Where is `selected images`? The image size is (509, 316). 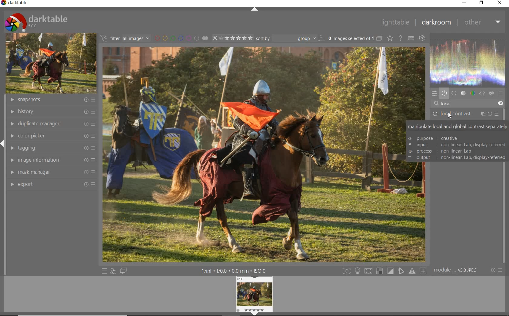 selected images is located at coordinates (354, 38).